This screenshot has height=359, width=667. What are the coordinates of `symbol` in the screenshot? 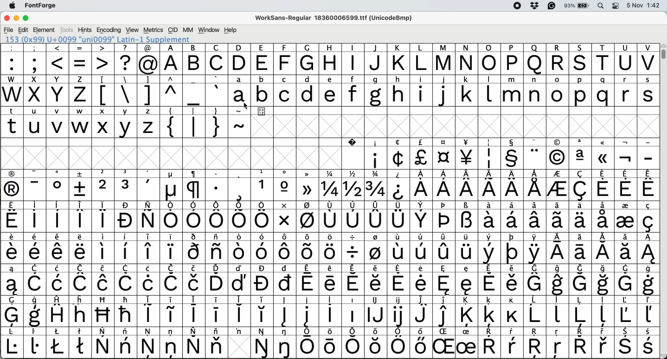 It's located at (149, 342).